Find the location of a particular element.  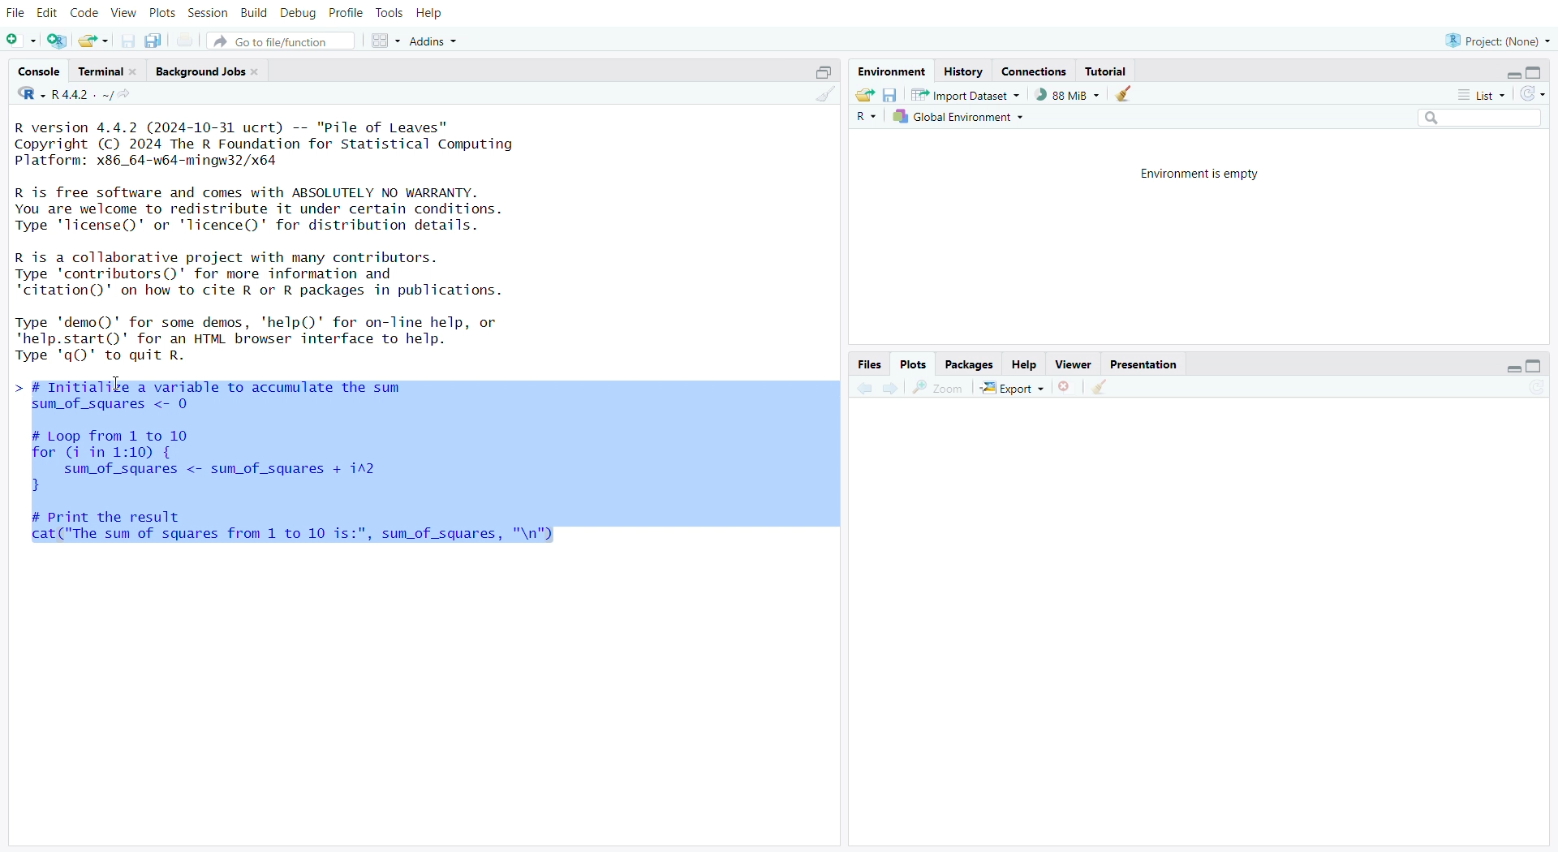

view is located at coordinates (123, 12).